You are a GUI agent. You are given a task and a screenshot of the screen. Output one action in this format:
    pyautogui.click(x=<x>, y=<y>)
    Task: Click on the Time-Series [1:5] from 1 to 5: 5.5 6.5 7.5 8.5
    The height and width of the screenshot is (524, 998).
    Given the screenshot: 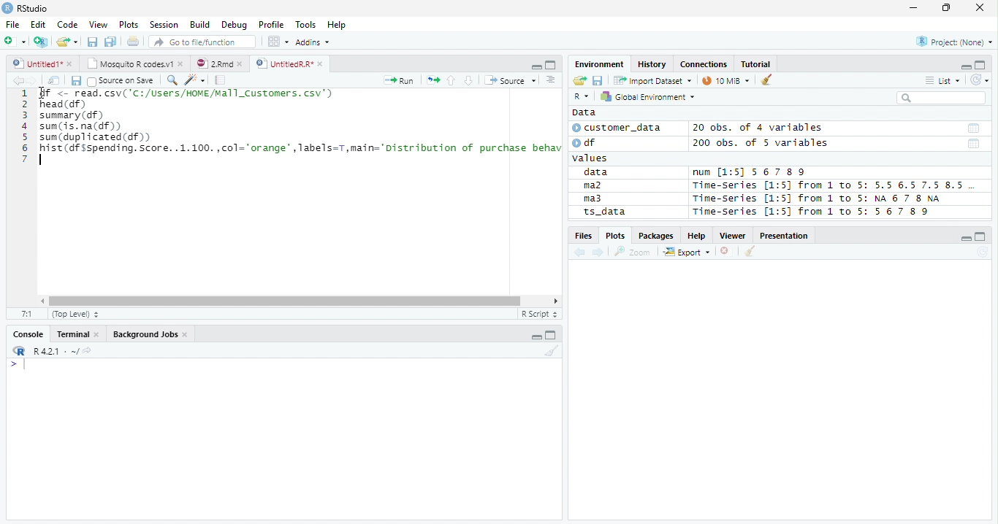 What is the action you would take?
    pyautogui.click(x=831, y=186)
    